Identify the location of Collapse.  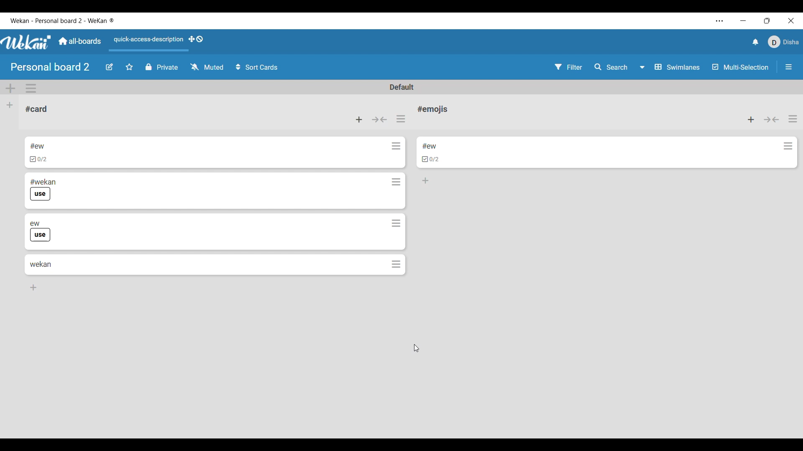
(379, 120).